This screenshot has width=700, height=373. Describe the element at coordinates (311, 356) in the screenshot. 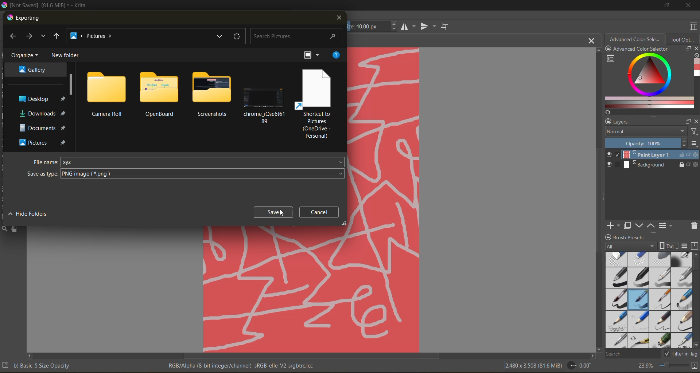

I see `horizontal scroll bar` at that location.